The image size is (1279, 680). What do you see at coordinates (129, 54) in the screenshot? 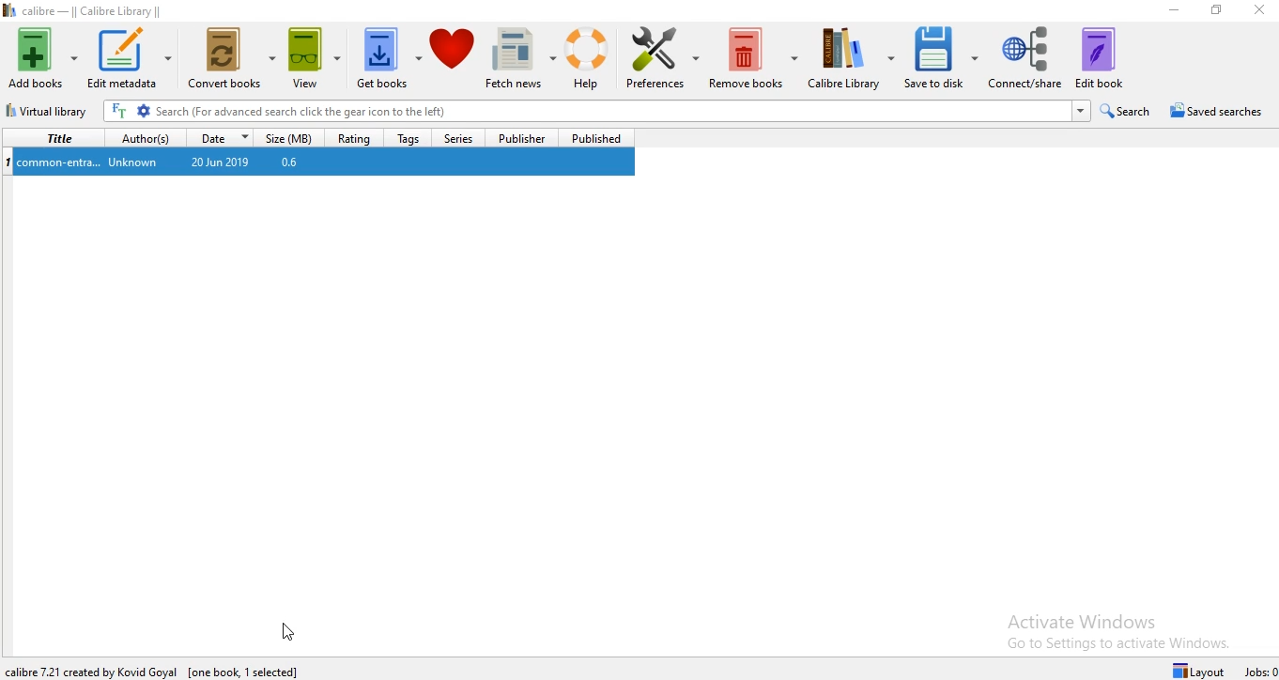
I see `Edit Metadata` at bounding box center [129, 54].